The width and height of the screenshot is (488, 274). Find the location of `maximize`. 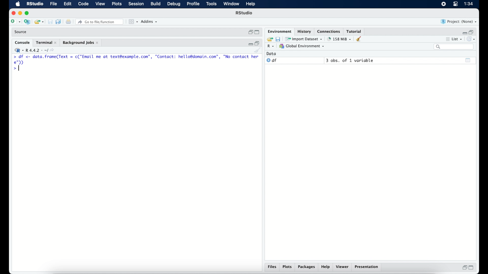

maximize is located at coordinates (27, 13).